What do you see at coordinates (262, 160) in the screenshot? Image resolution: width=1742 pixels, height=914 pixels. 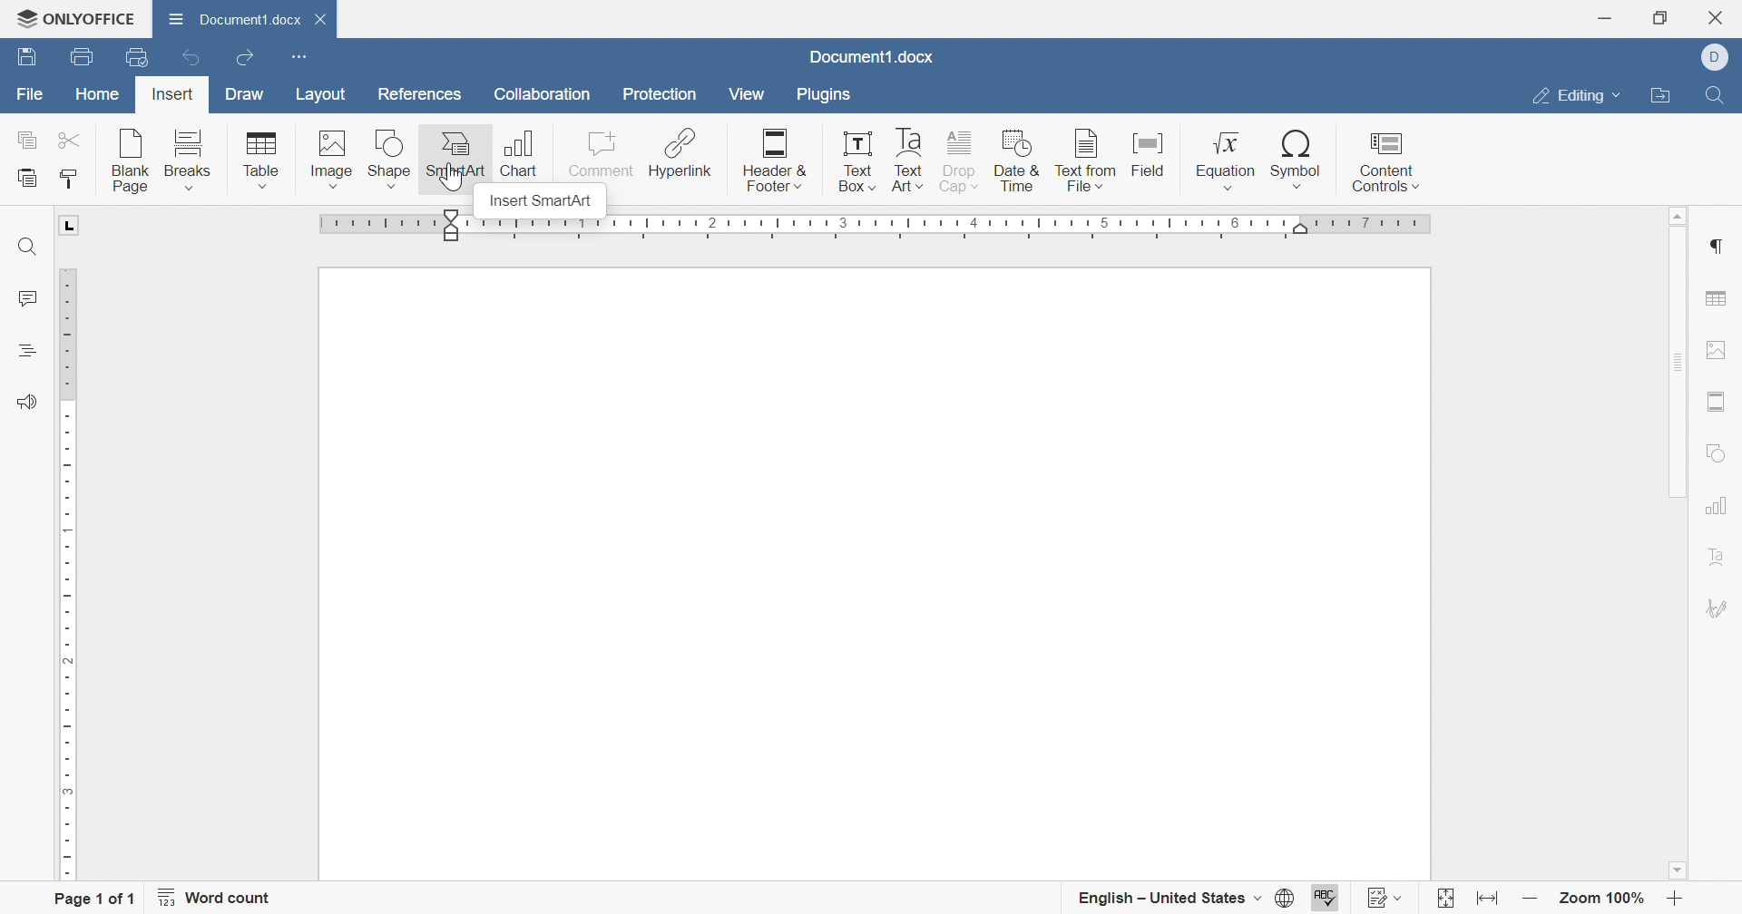 I see `Table` at bounding box center [262, 160].